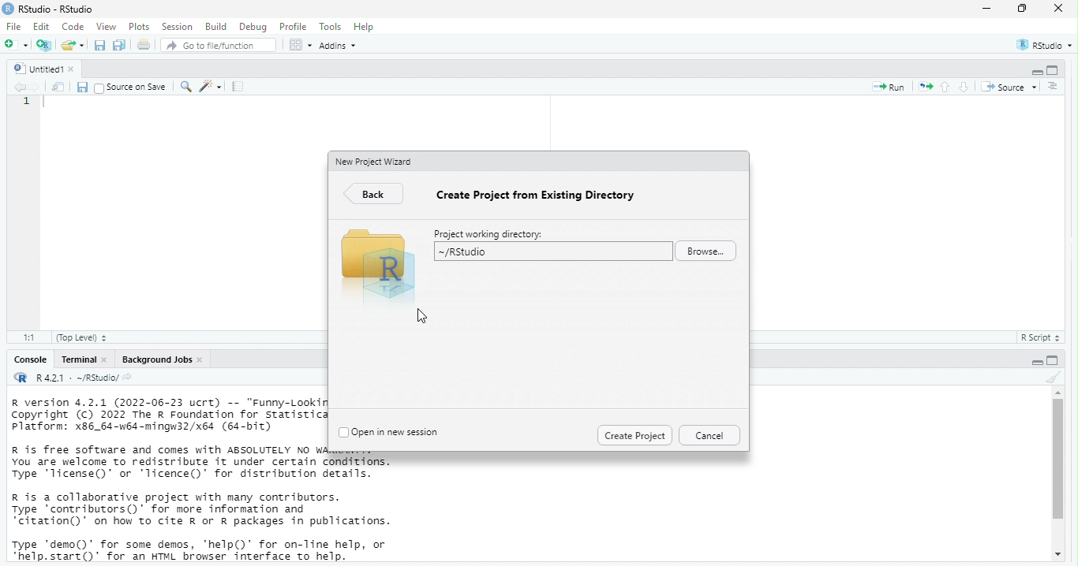 The width and height of the screenshot is (1078, 566). Describe the element at coordinates (79, 69) in the screenshot. I see `close` at that location.